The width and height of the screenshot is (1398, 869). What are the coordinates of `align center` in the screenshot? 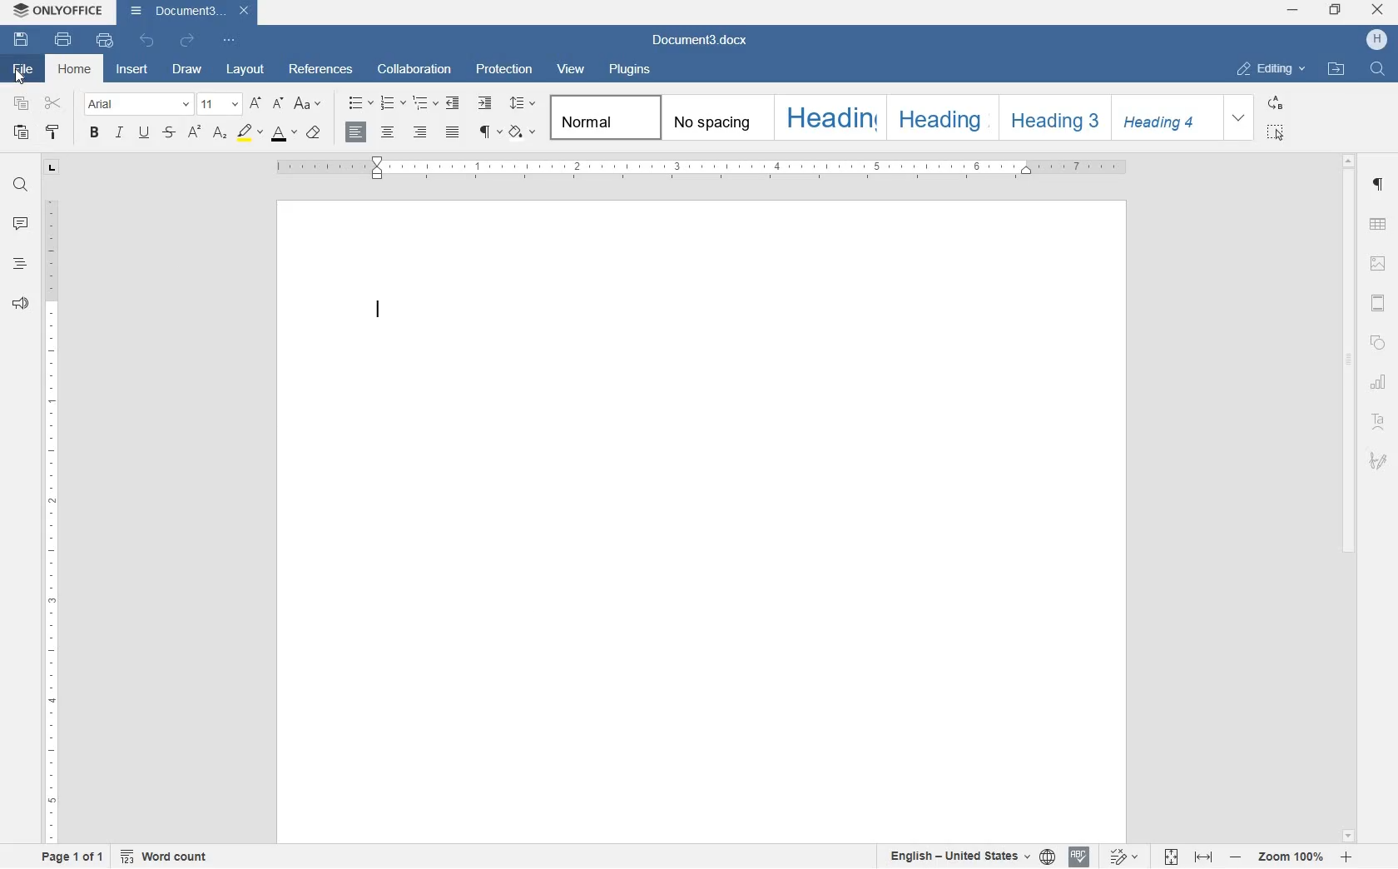 It's located at (386, 133).